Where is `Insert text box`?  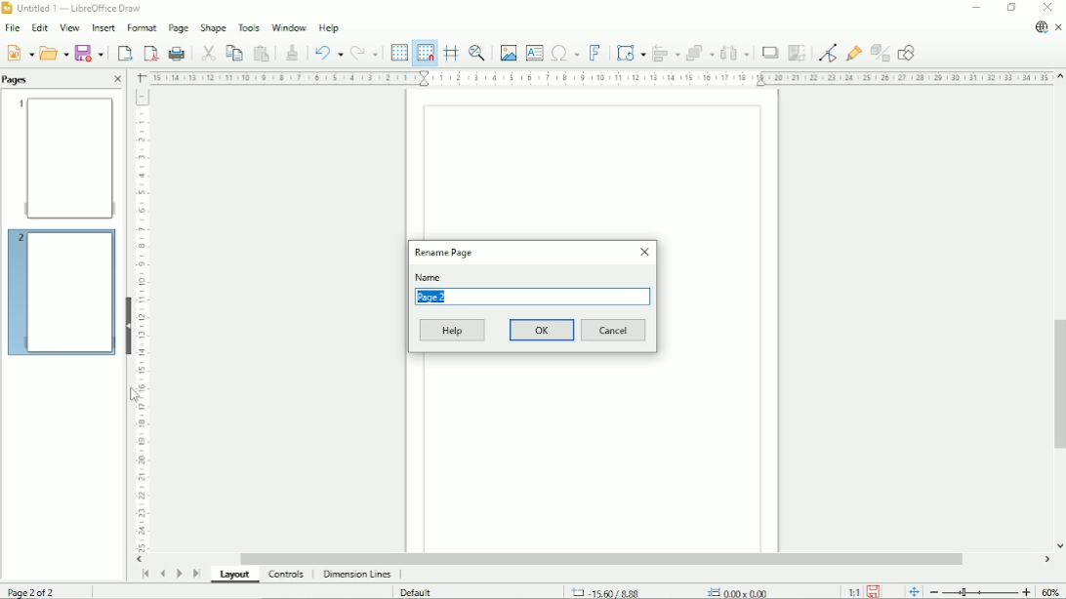 Insert text box is located at coordinates (534, 52).